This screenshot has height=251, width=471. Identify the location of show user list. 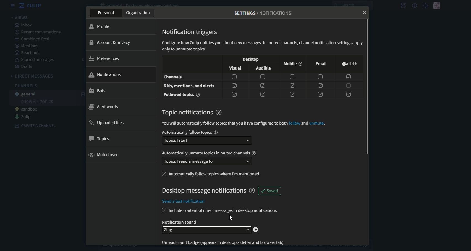
(403, 6).